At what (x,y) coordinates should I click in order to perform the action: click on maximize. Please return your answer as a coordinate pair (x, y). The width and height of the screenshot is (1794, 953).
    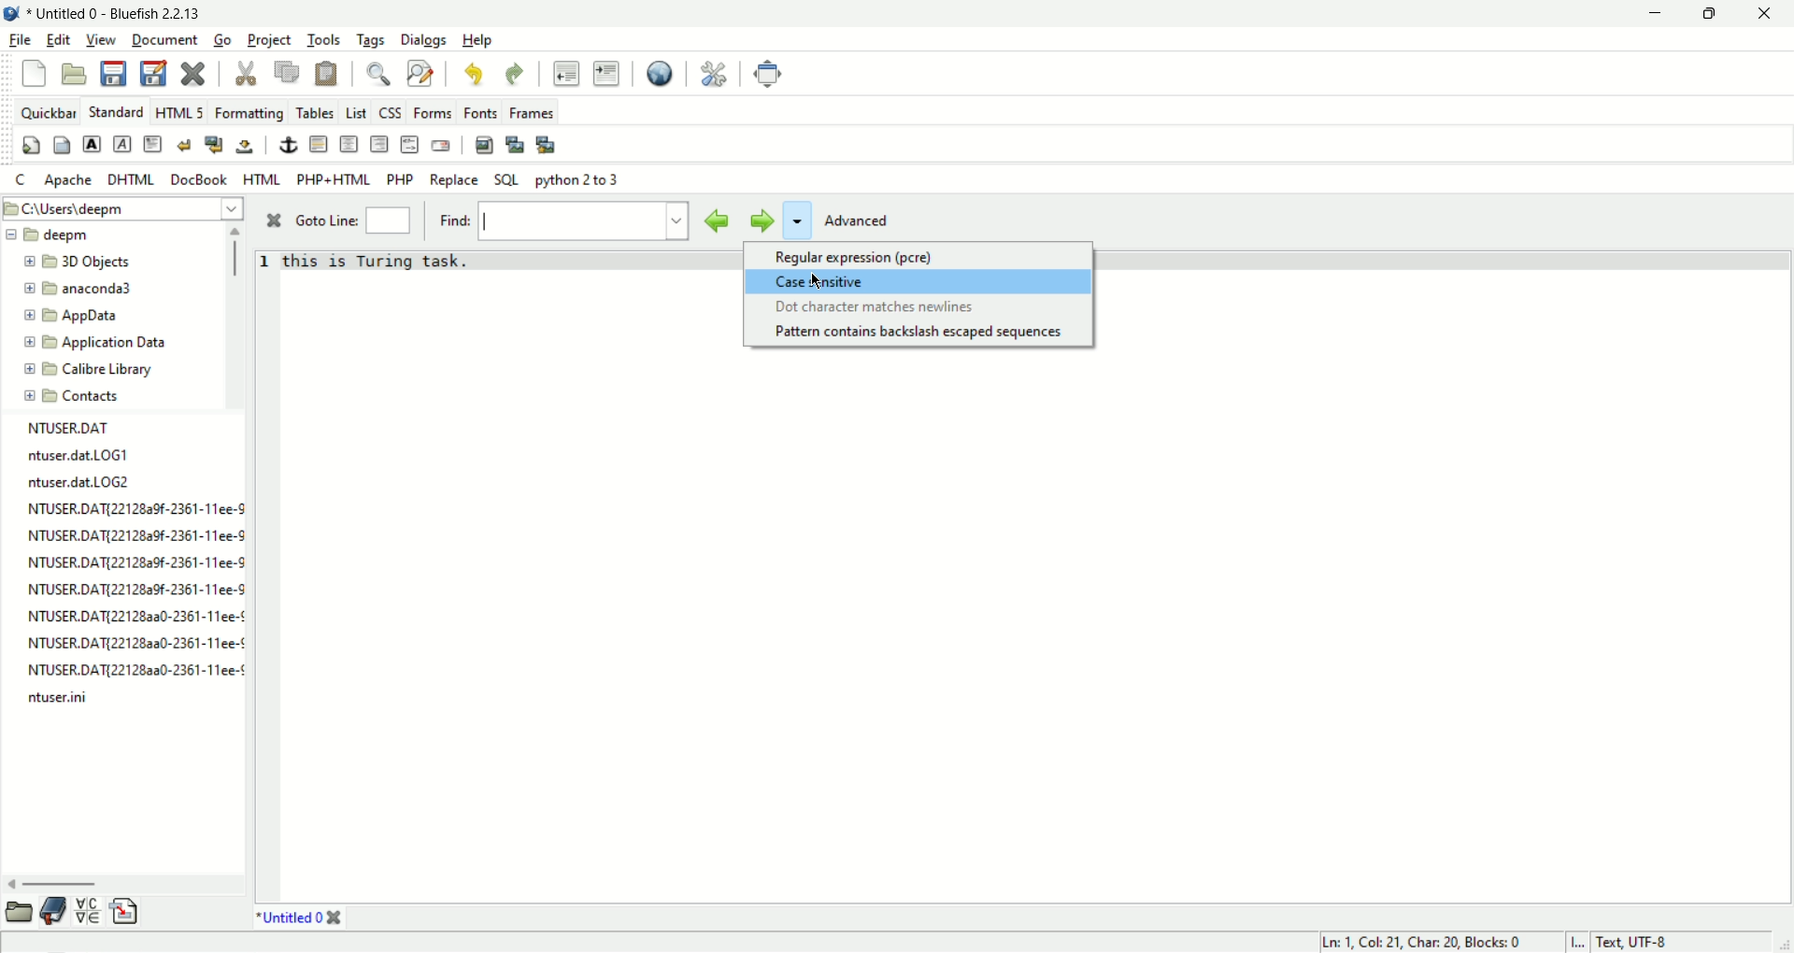
    Looking at the image, I should click on (1714, 16).